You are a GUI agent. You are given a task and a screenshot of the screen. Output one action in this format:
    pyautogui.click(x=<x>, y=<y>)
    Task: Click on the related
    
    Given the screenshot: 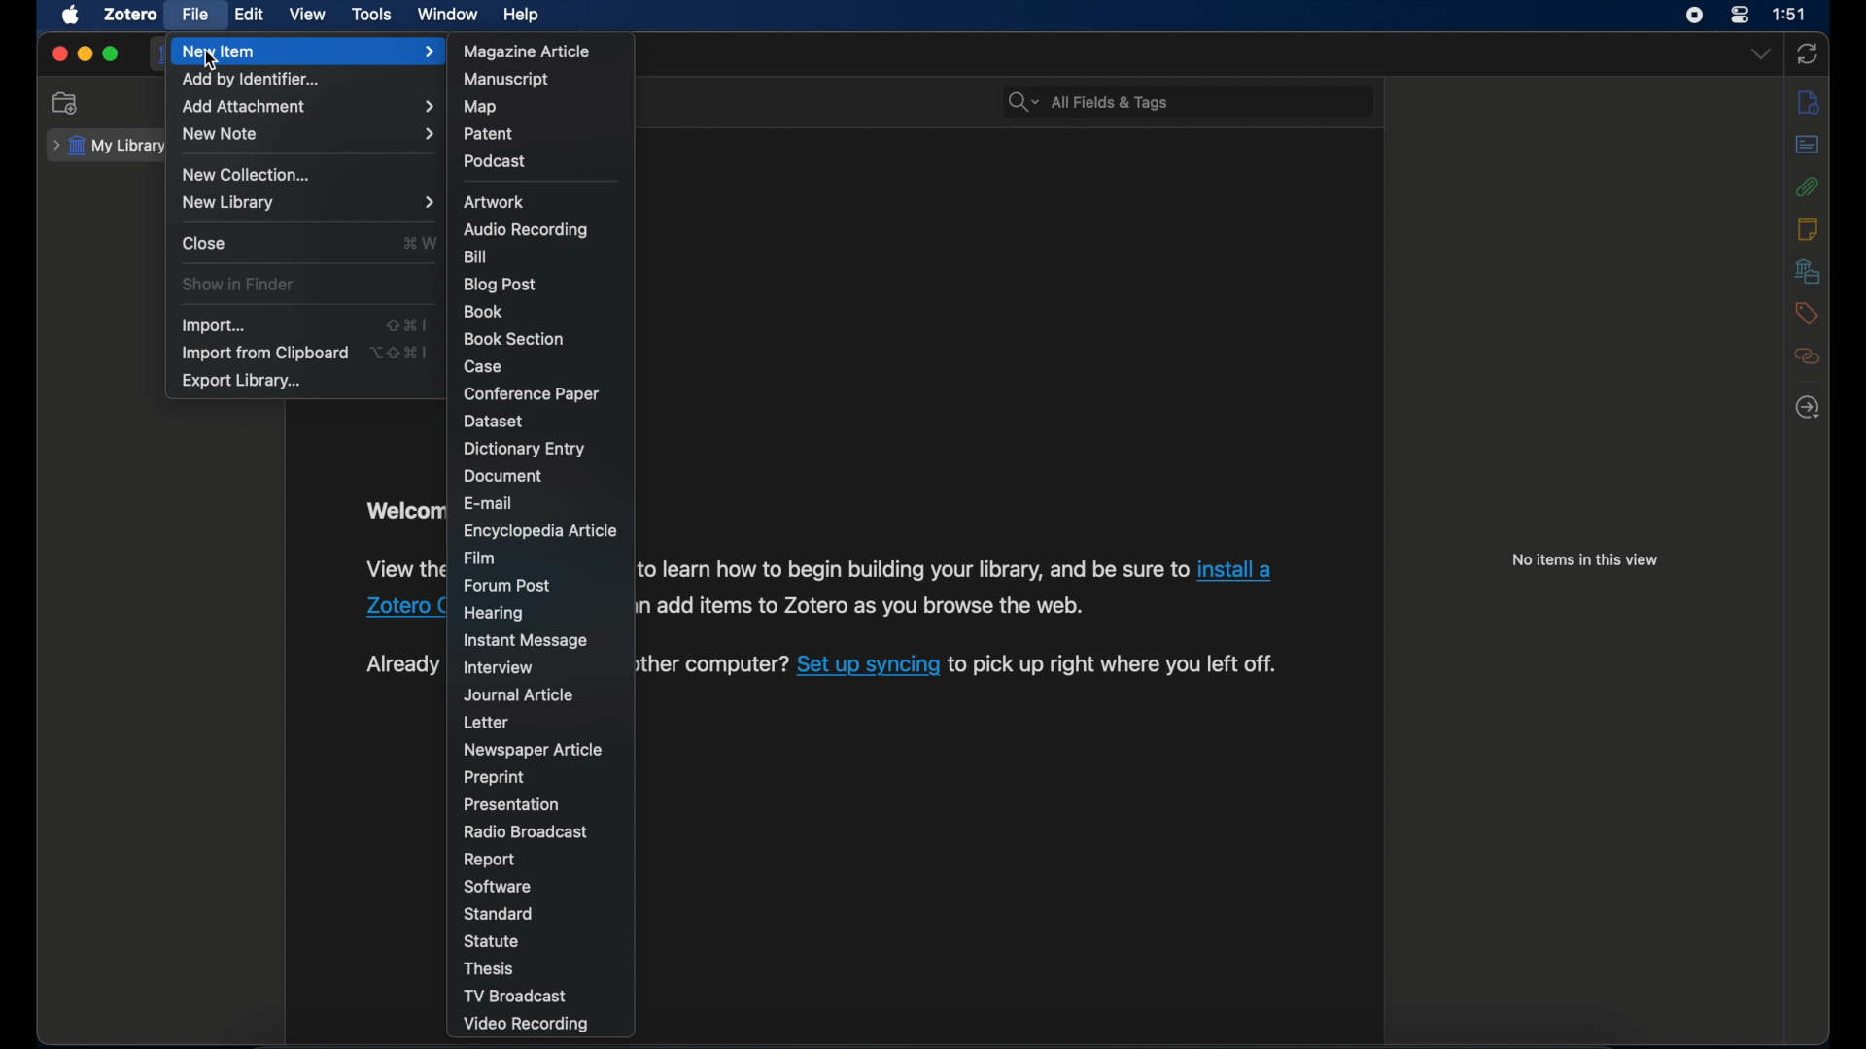 What is the action you would take?
    pyautogui.click(x=1808, y=356)
    